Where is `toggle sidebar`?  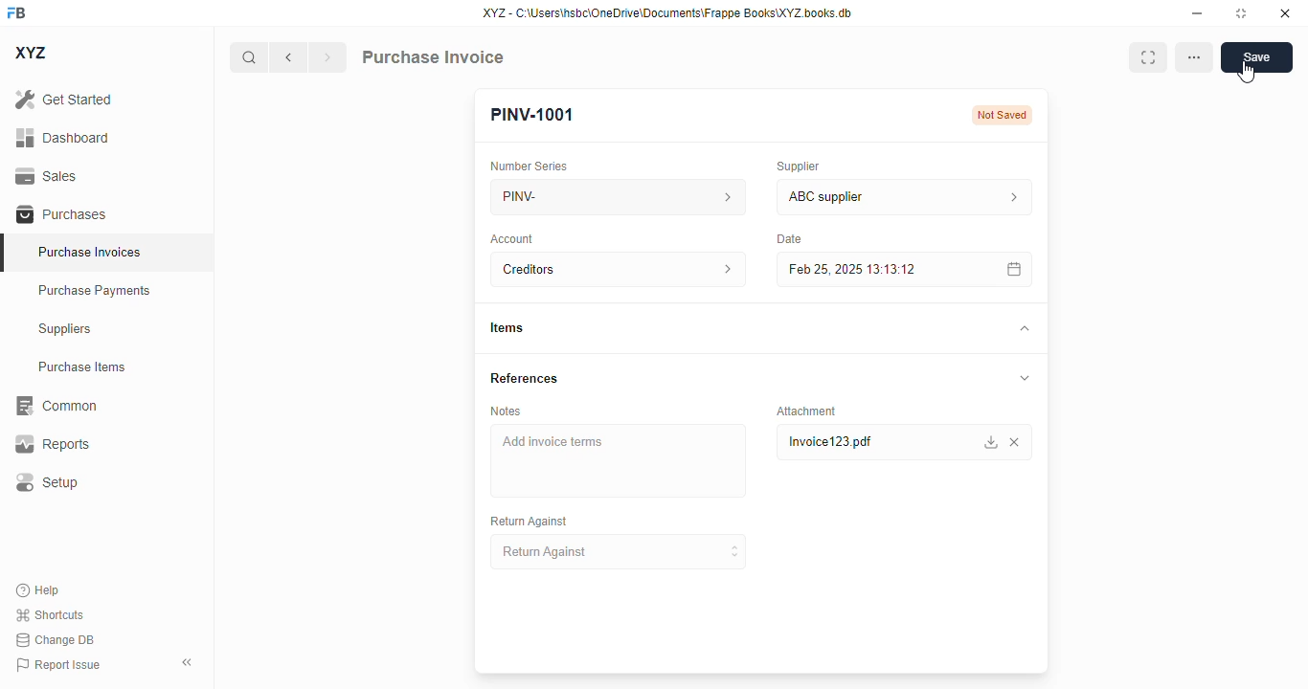 toggle sidebar is located at coordinates (190, 662).